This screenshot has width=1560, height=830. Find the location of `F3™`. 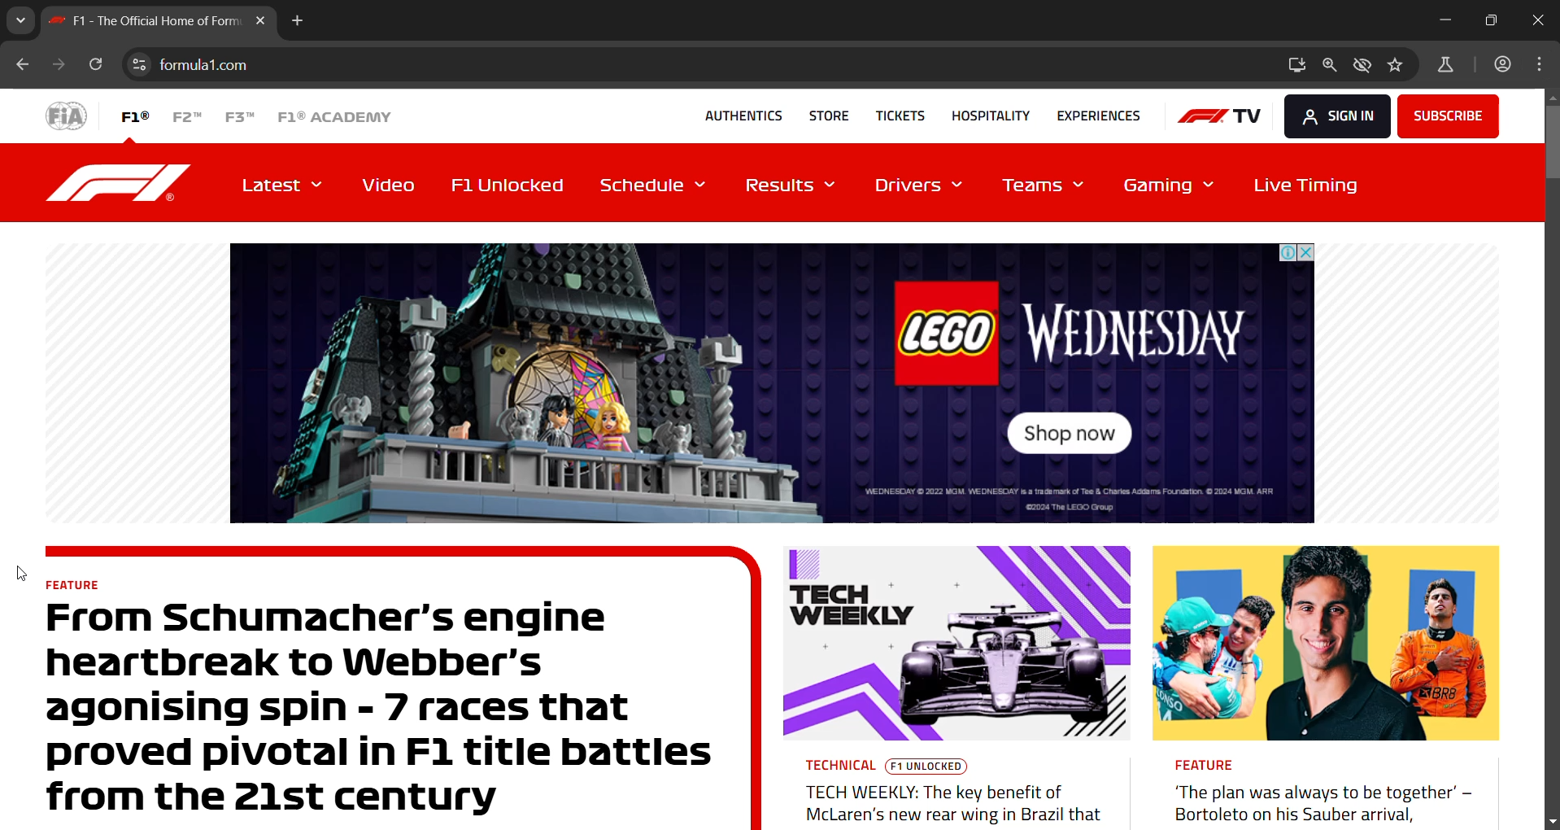

F3™ is located at coordinates (242, 116).